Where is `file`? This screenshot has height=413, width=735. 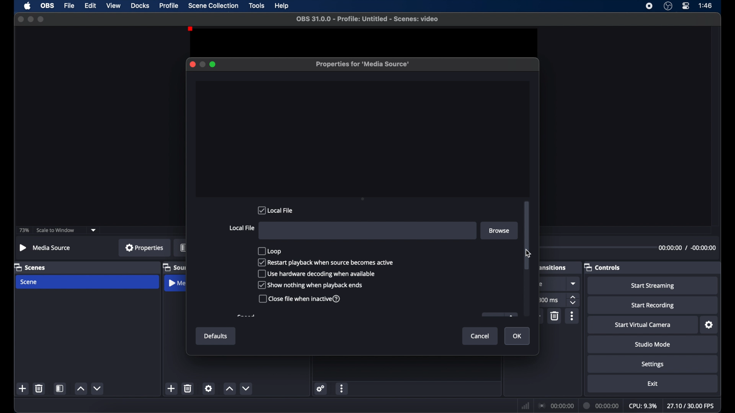
file is located at coordinates (70, 6).